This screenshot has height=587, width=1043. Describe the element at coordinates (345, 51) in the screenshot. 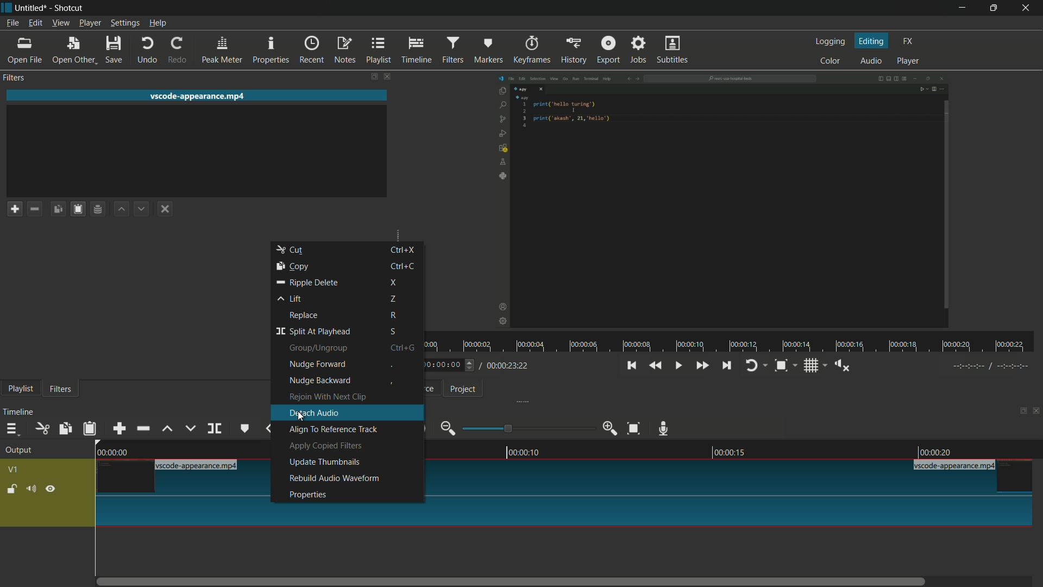

I see `notes` at that location.